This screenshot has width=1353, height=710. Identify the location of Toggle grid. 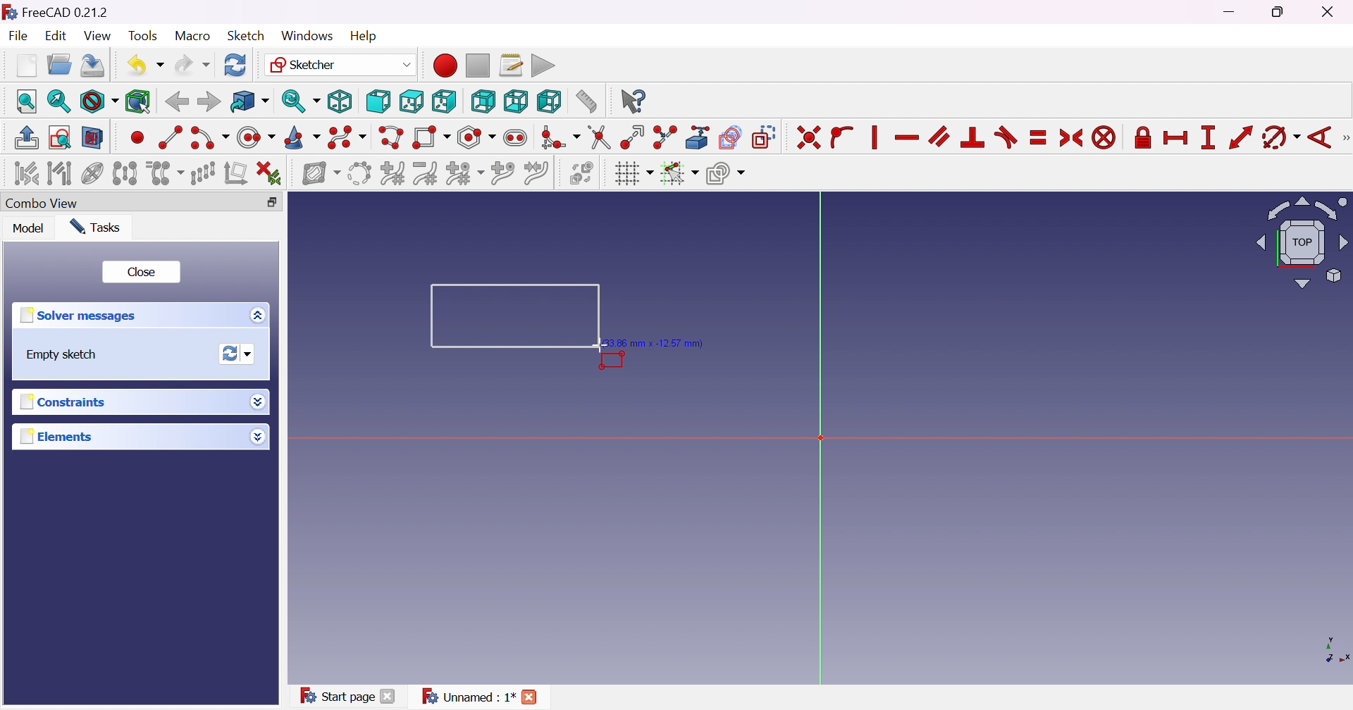
(633, 174).